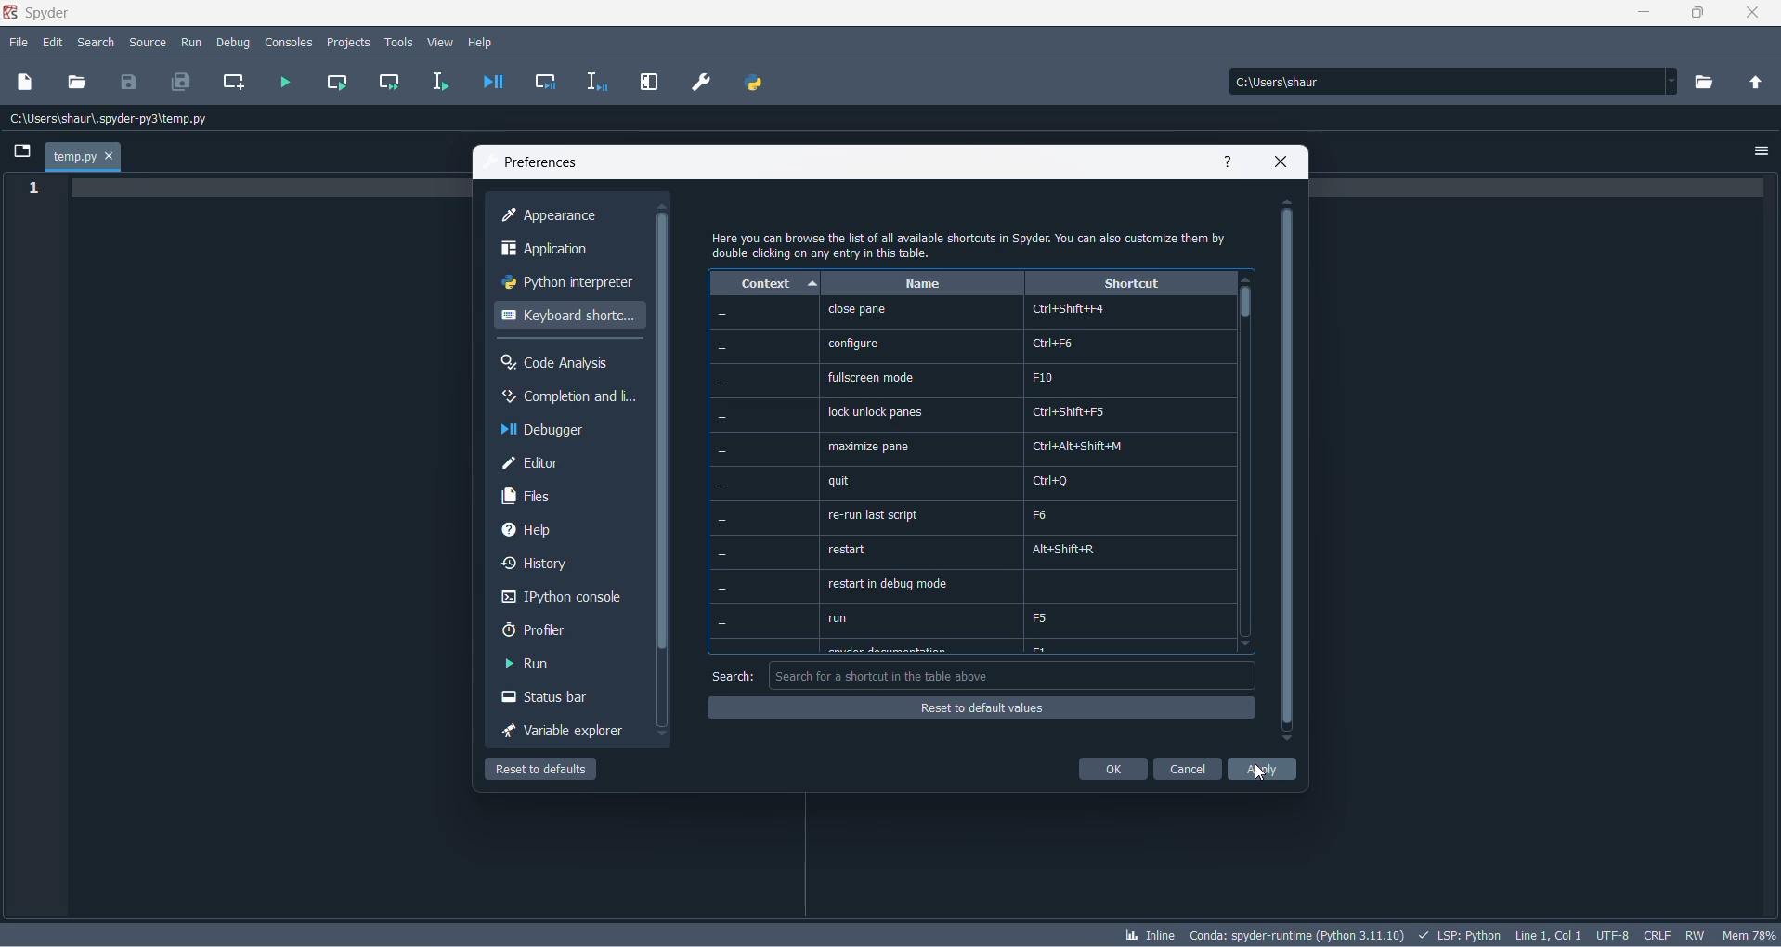  What do you see at coordinates (572, 216) in the screenshot?
I see `appearance` at bounding box center [572, 216].